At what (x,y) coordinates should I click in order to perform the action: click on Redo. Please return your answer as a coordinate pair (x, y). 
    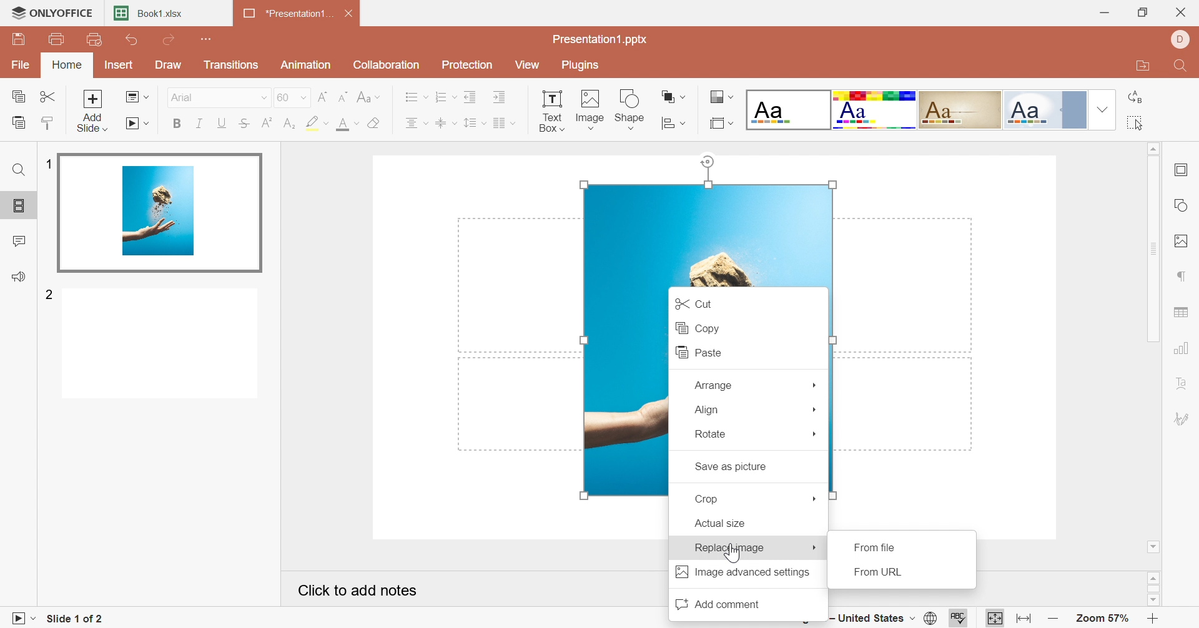
    Looking at the image, I should click on (169, 39).